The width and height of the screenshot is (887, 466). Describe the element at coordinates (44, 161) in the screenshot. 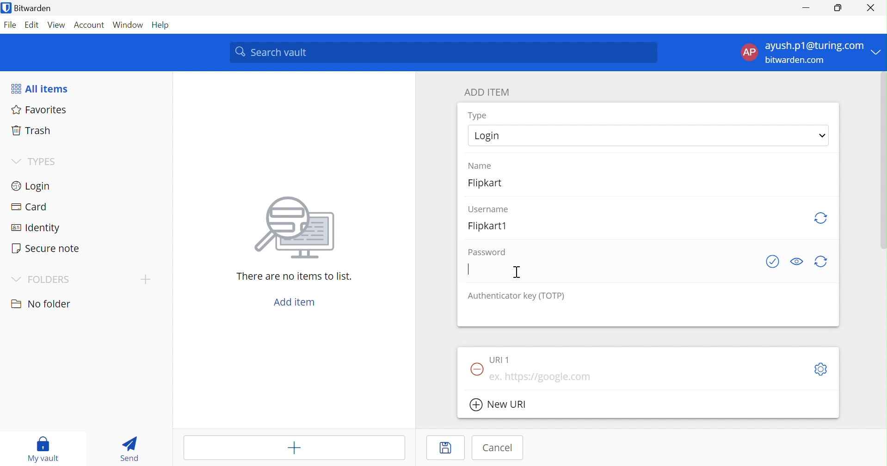

I see `TYPES` at that location.